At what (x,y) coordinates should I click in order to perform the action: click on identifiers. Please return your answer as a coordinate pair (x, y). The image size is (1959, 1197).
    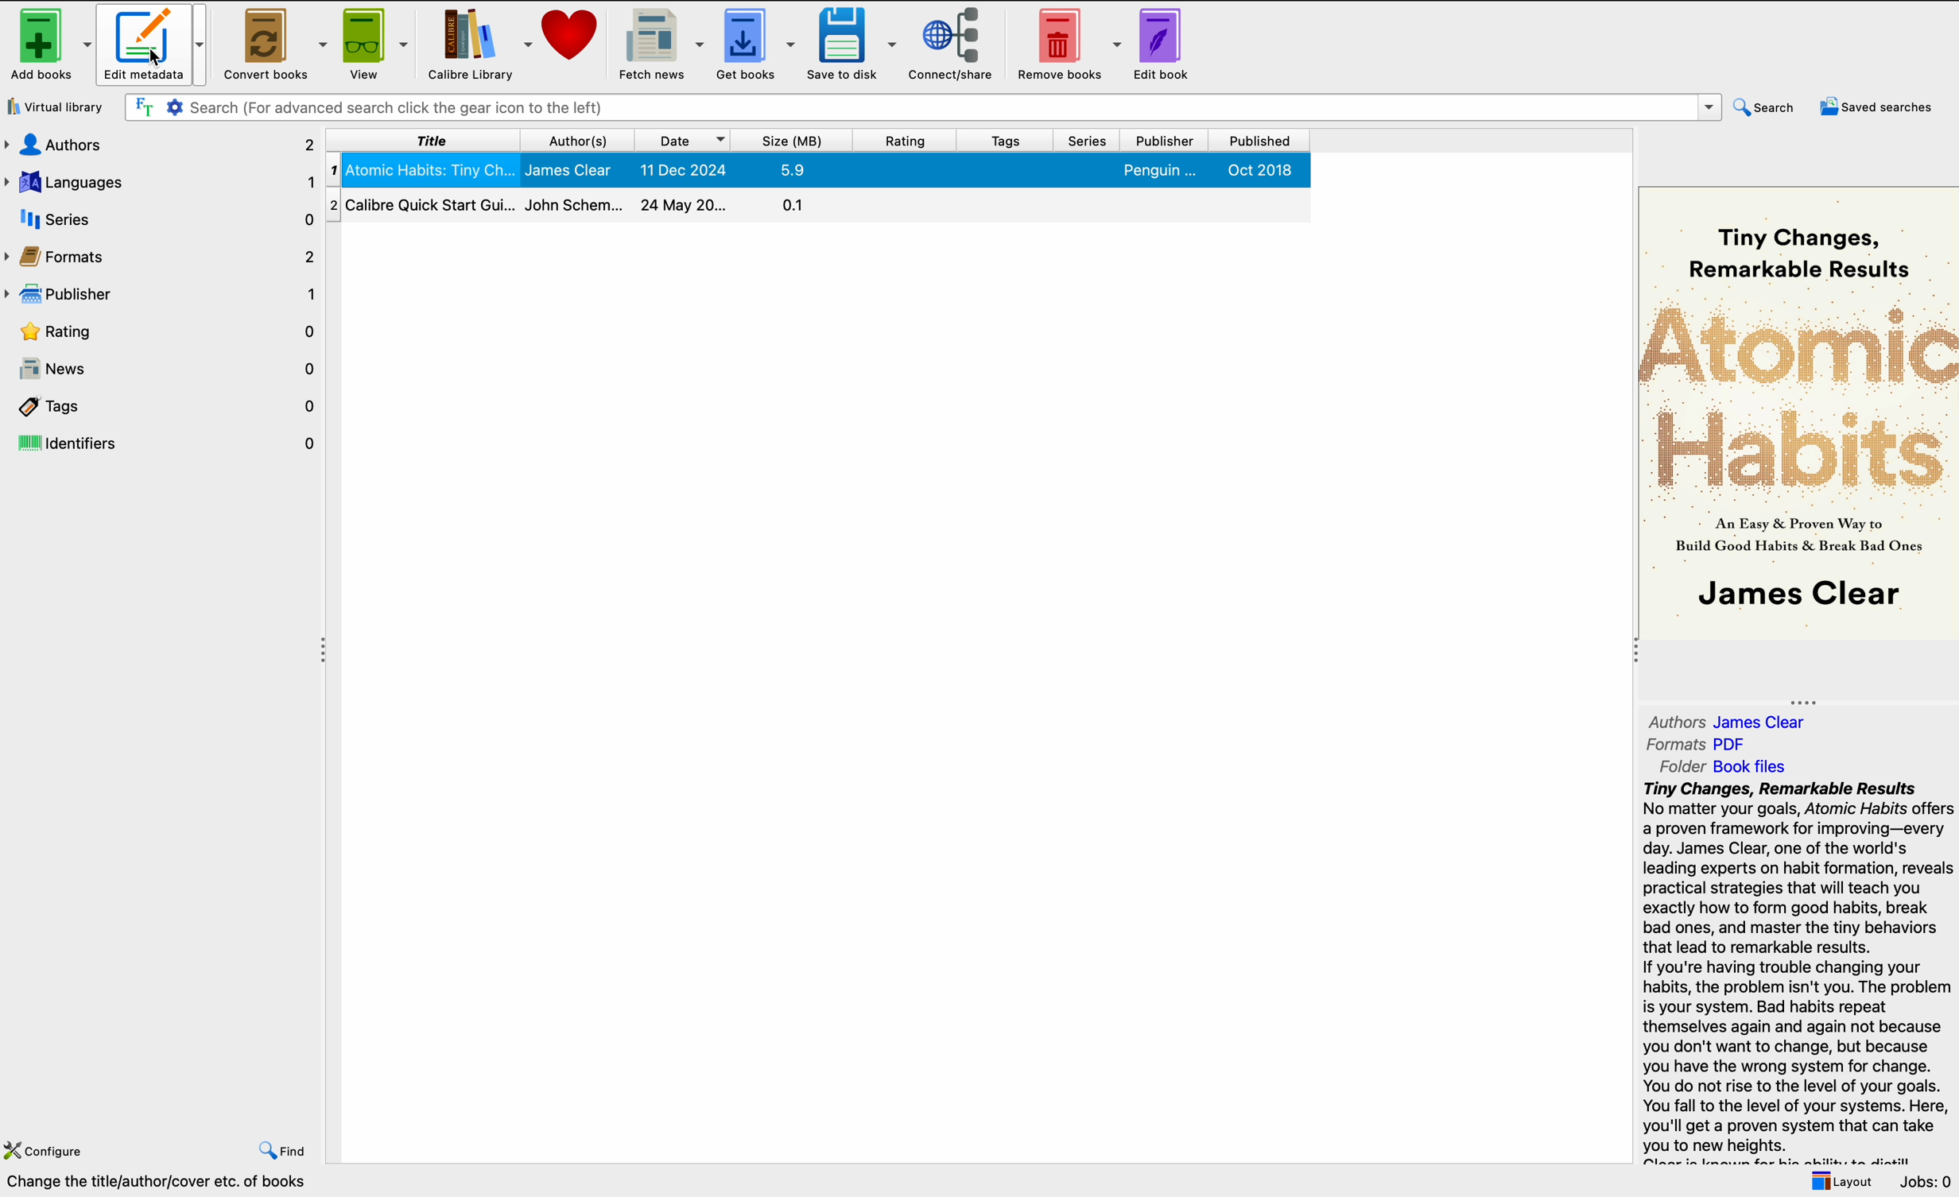
    Looking at the image, I should click on (163, 444).